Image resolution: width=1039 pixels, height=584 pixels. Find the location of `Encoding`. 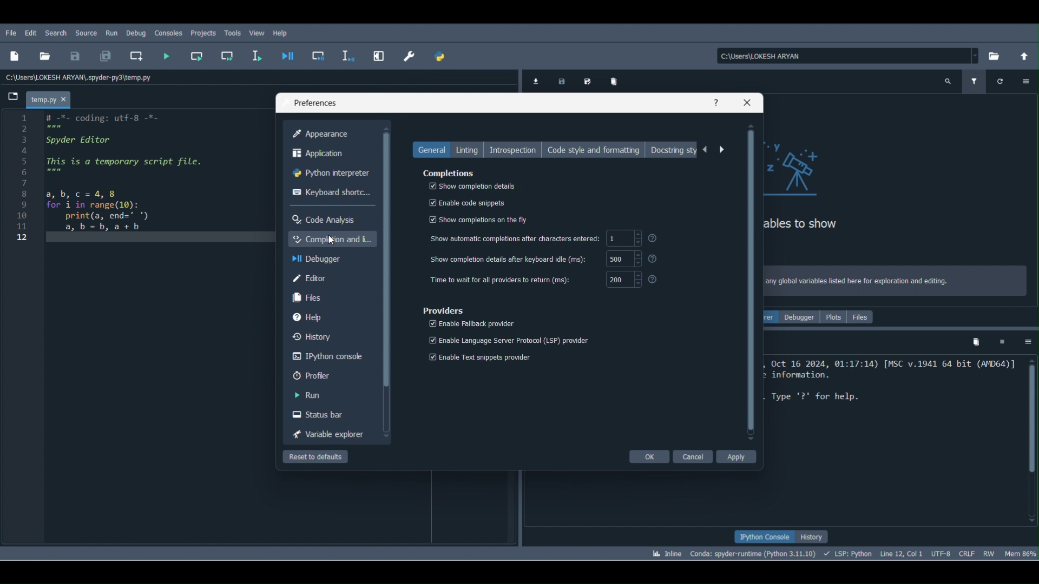

Encoding is located at coordinates (941, 552).